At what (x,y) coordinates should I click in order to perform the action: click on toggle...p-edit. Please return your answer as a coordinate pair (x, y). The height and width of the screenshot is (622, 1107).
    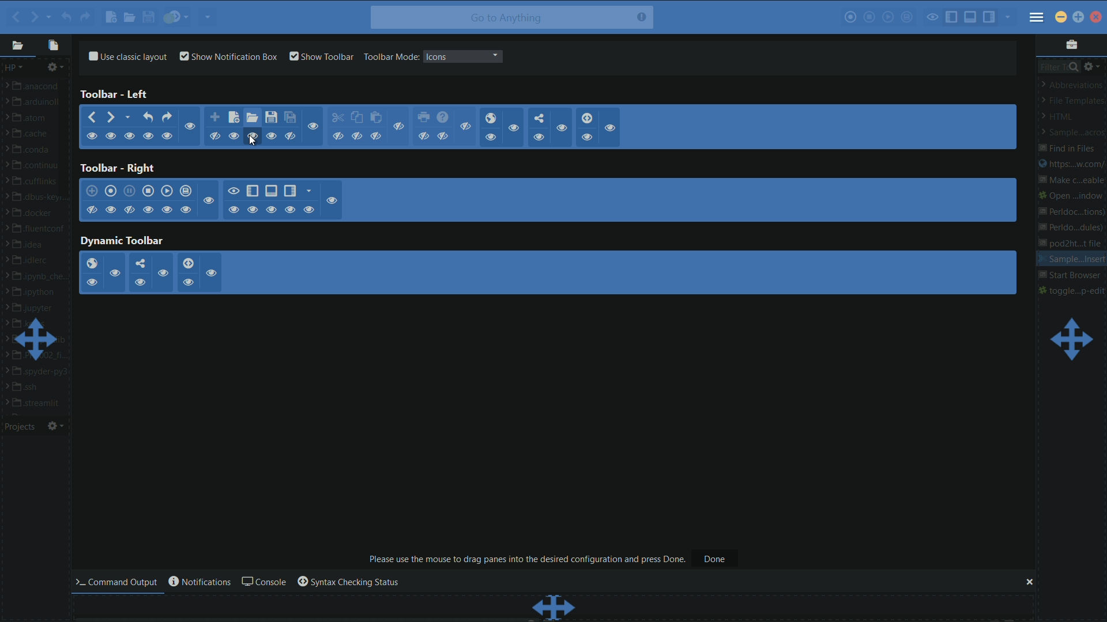
    Looking at the image, I should click on (1072, 290).